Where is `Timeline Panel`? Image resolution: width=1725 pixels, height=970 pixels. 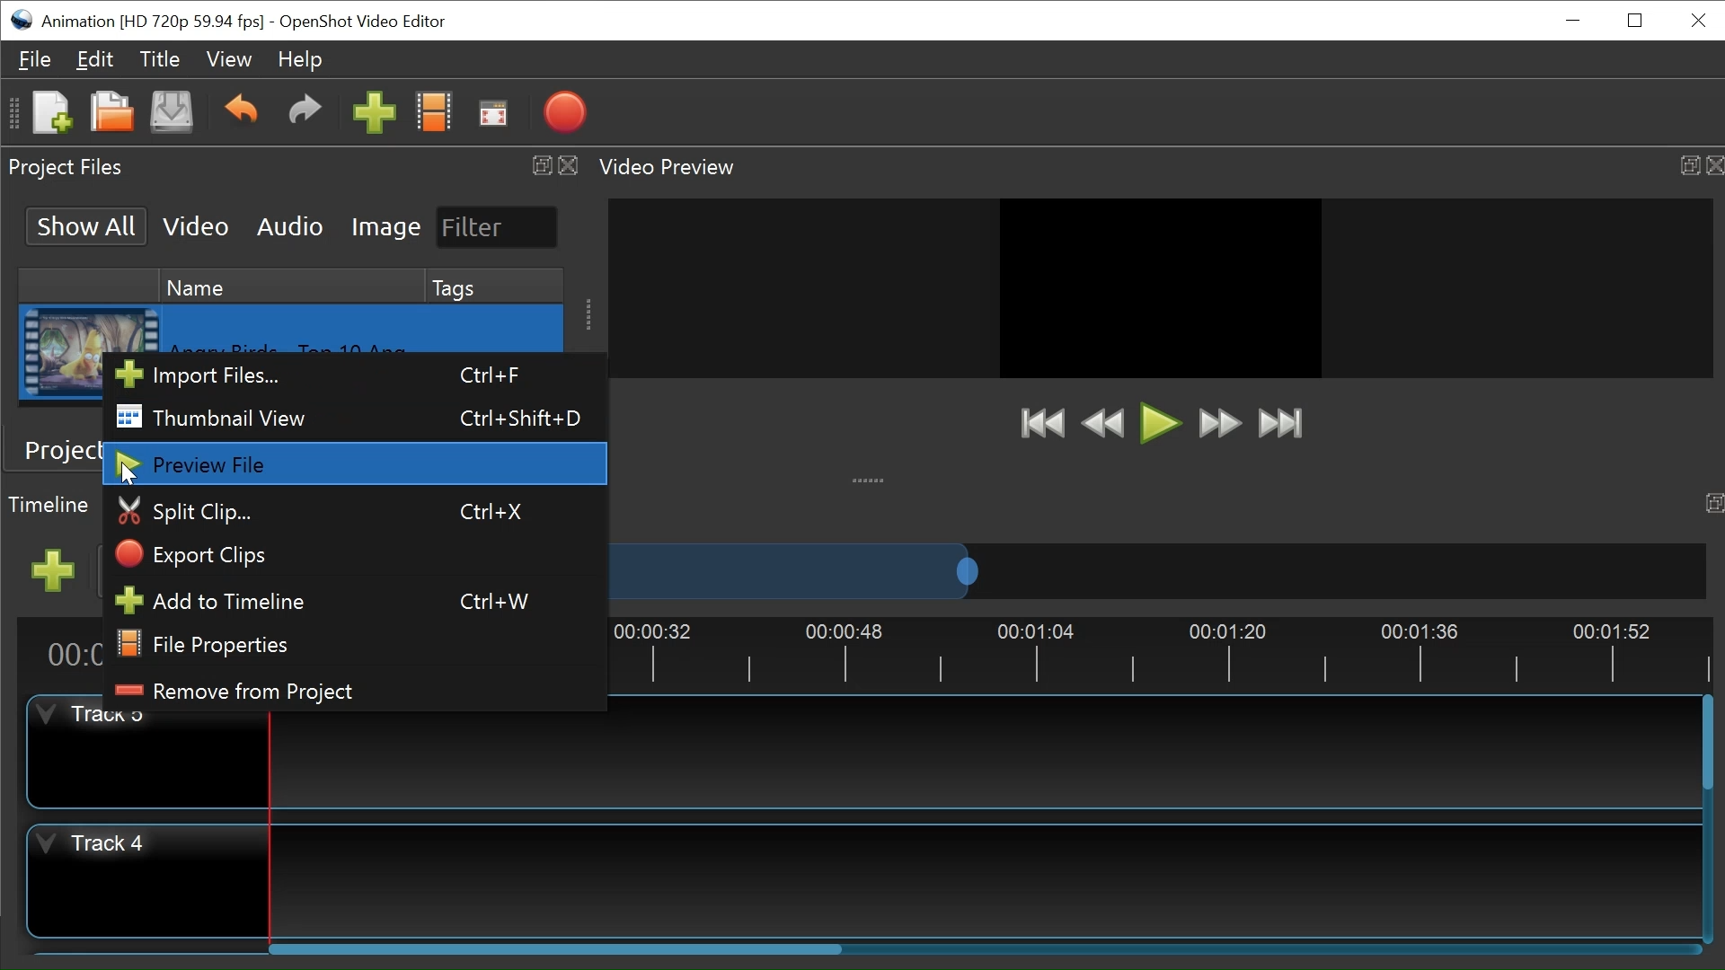 Timeline Panel is located at coordinates (49, 504).